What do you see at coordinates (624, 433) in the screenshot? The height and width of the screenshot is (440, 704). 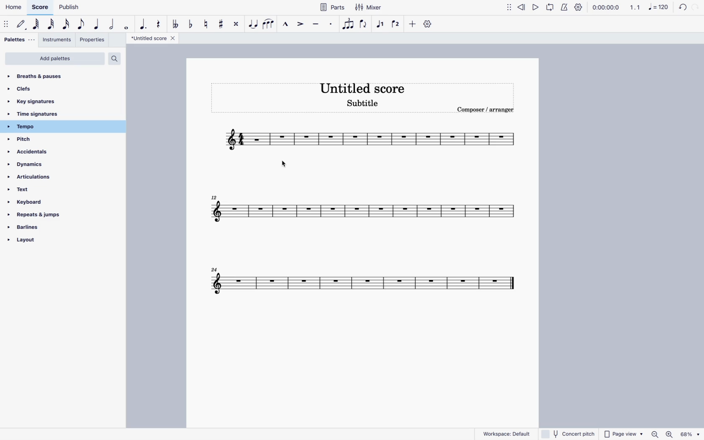 I see `page view` at bounding box center [624, 433].